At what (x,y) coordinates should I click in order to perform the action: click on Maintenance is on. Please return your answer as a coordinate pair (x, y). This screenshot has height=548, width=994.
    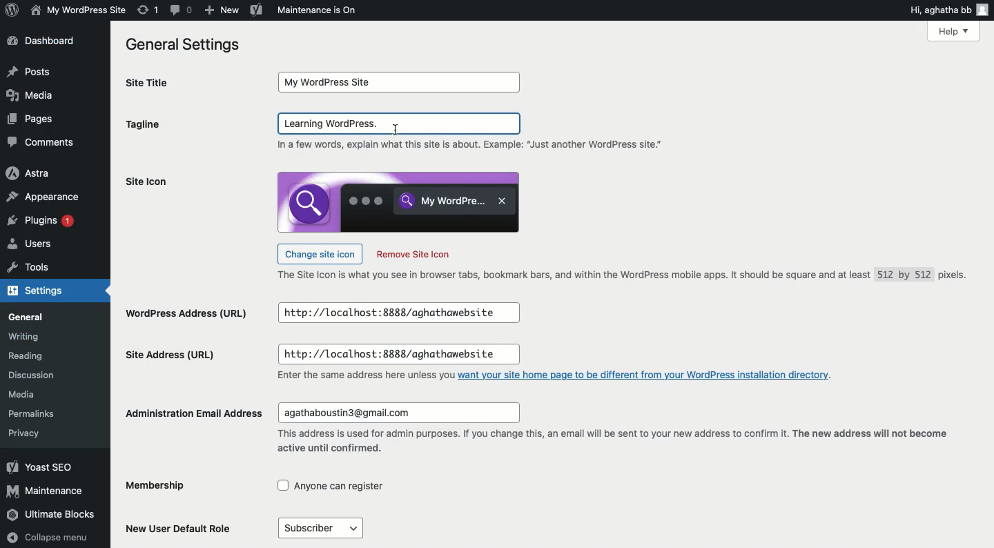
    Looking at the image, I should click on (317, 10).